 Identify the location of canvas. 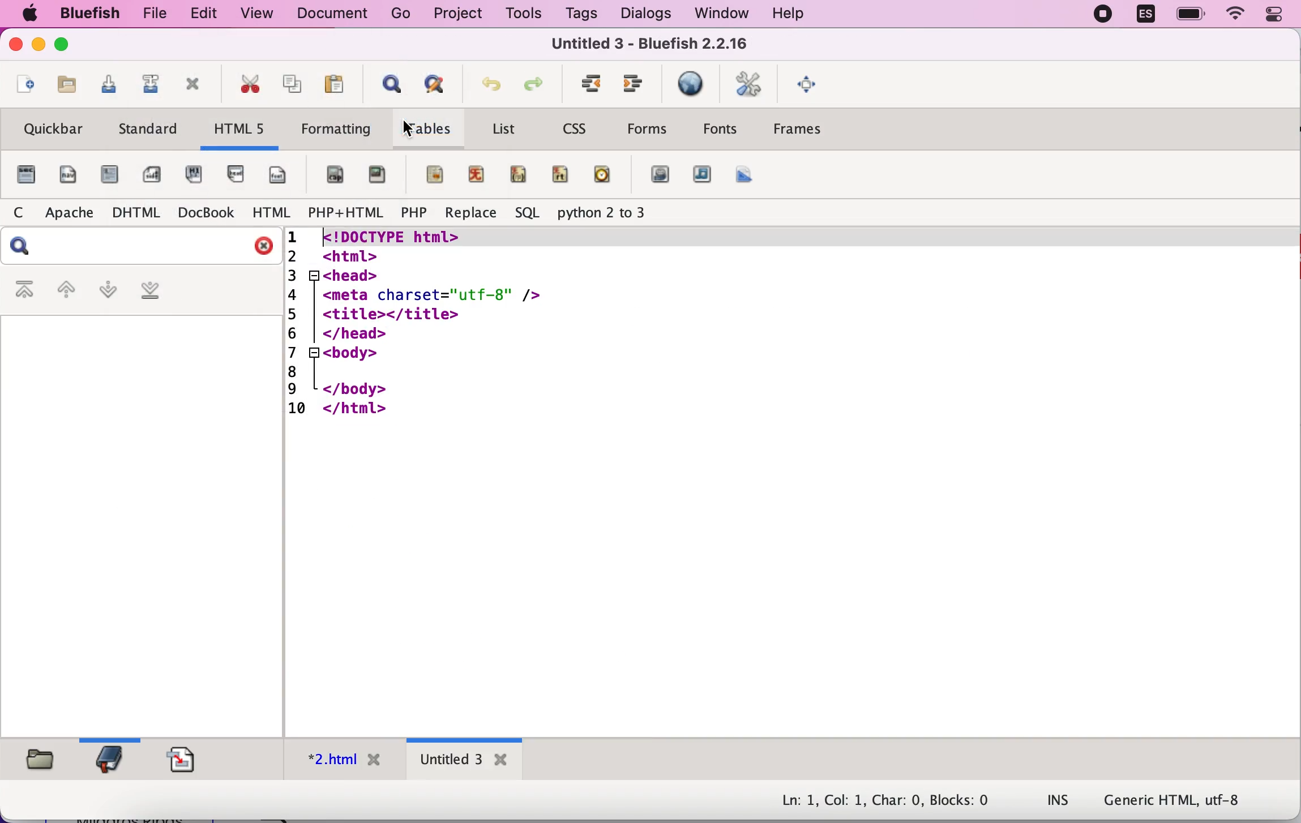
(746, 174).